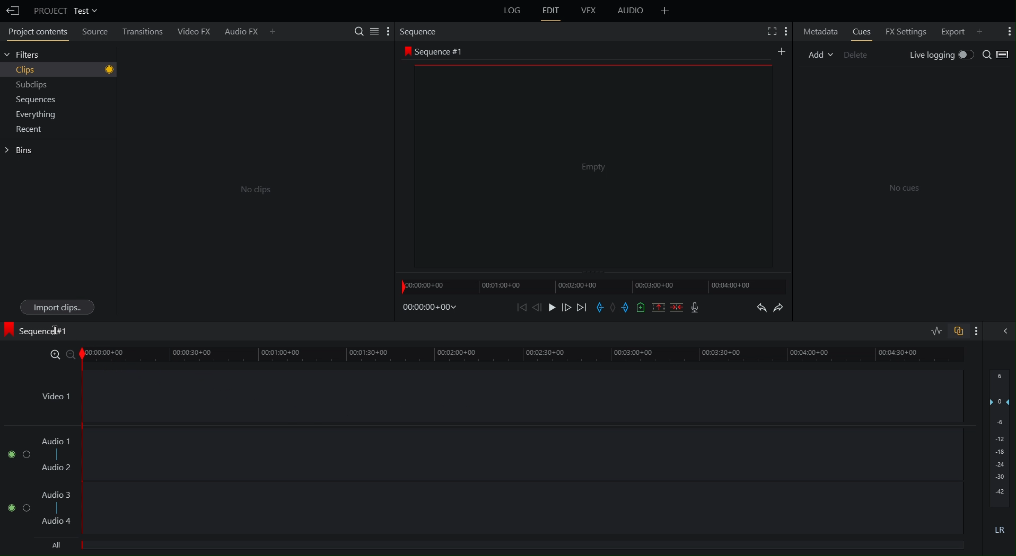 This screenshot has height=556, width=1016. Describe the element at coordinates (819, 31) in the screenshot. I see `Metadata` at that location.